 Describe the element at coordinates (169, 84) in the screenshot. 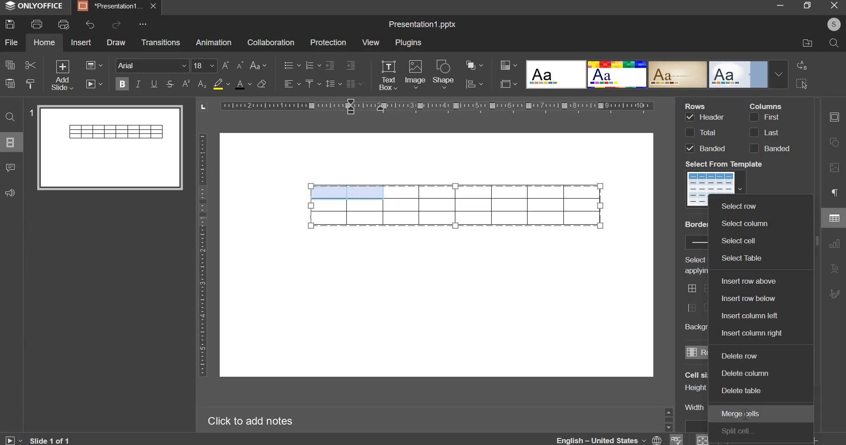

I see `strikethrough` at that location.